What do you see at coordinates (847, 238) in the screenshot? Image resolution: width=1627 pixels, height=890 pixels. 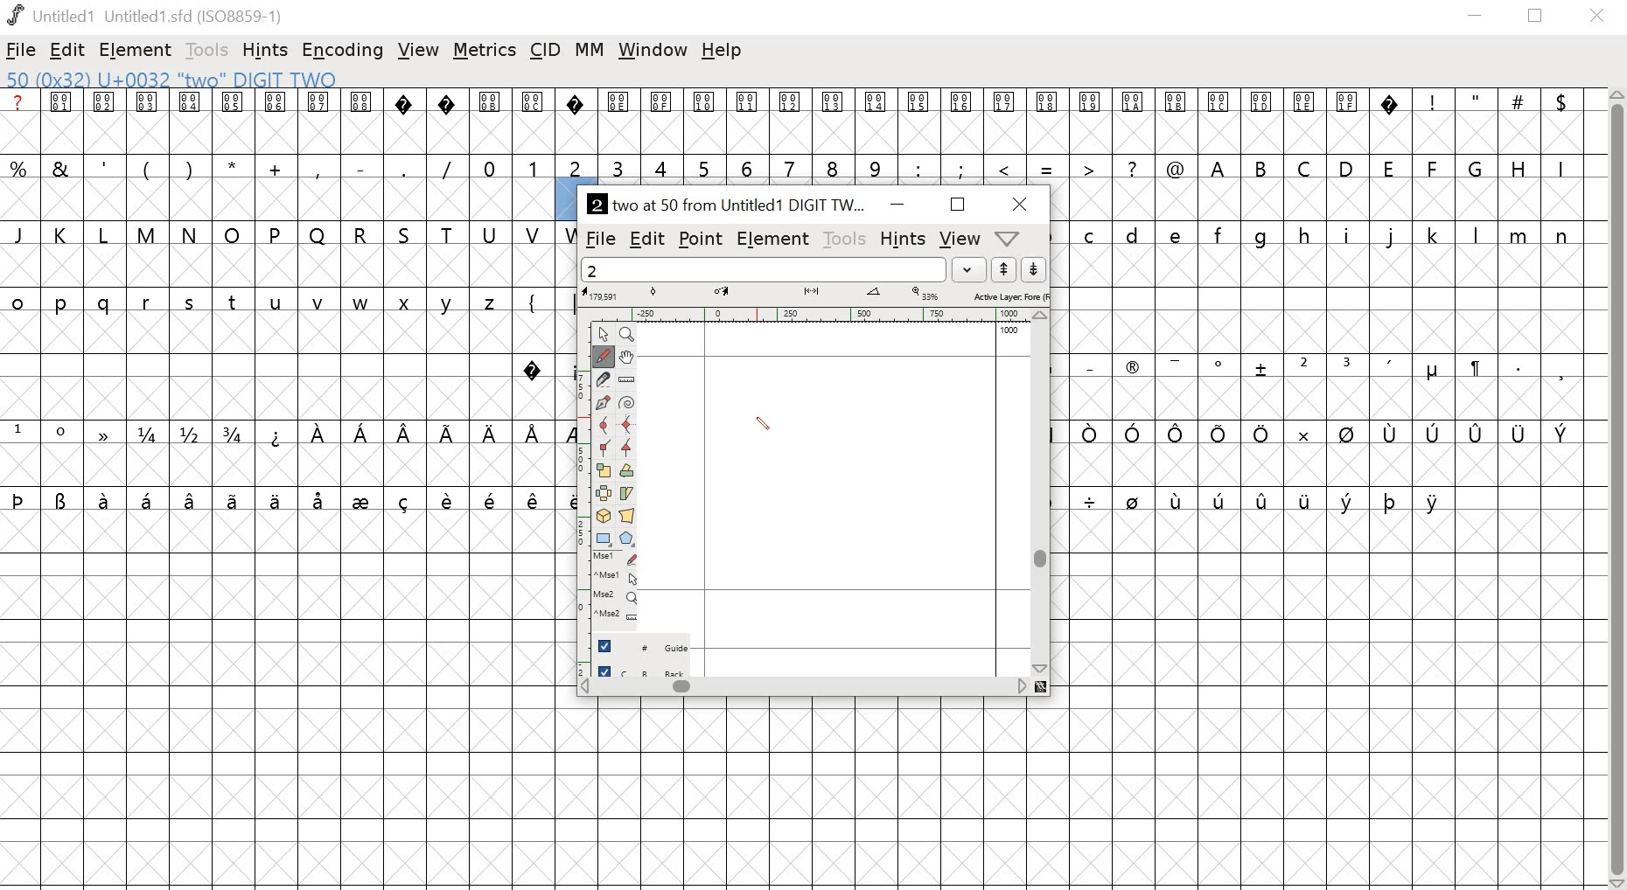 I see `tools` at bounding box center [847, 238].